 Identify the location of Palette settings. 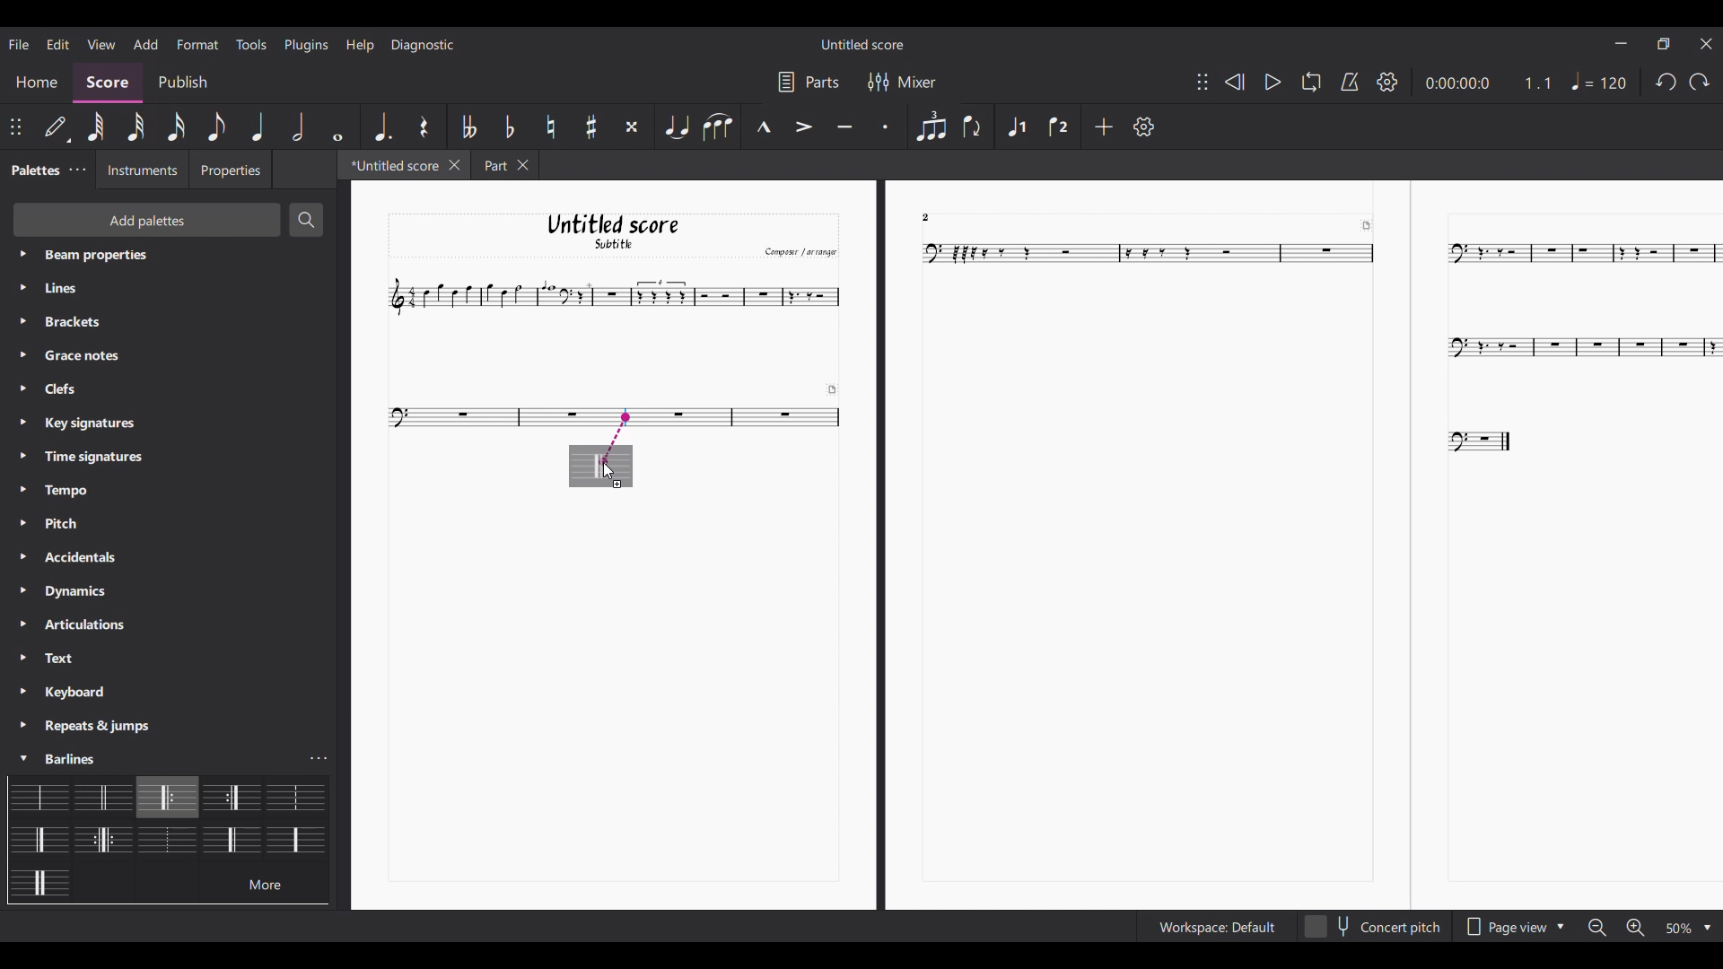
(71, 526).